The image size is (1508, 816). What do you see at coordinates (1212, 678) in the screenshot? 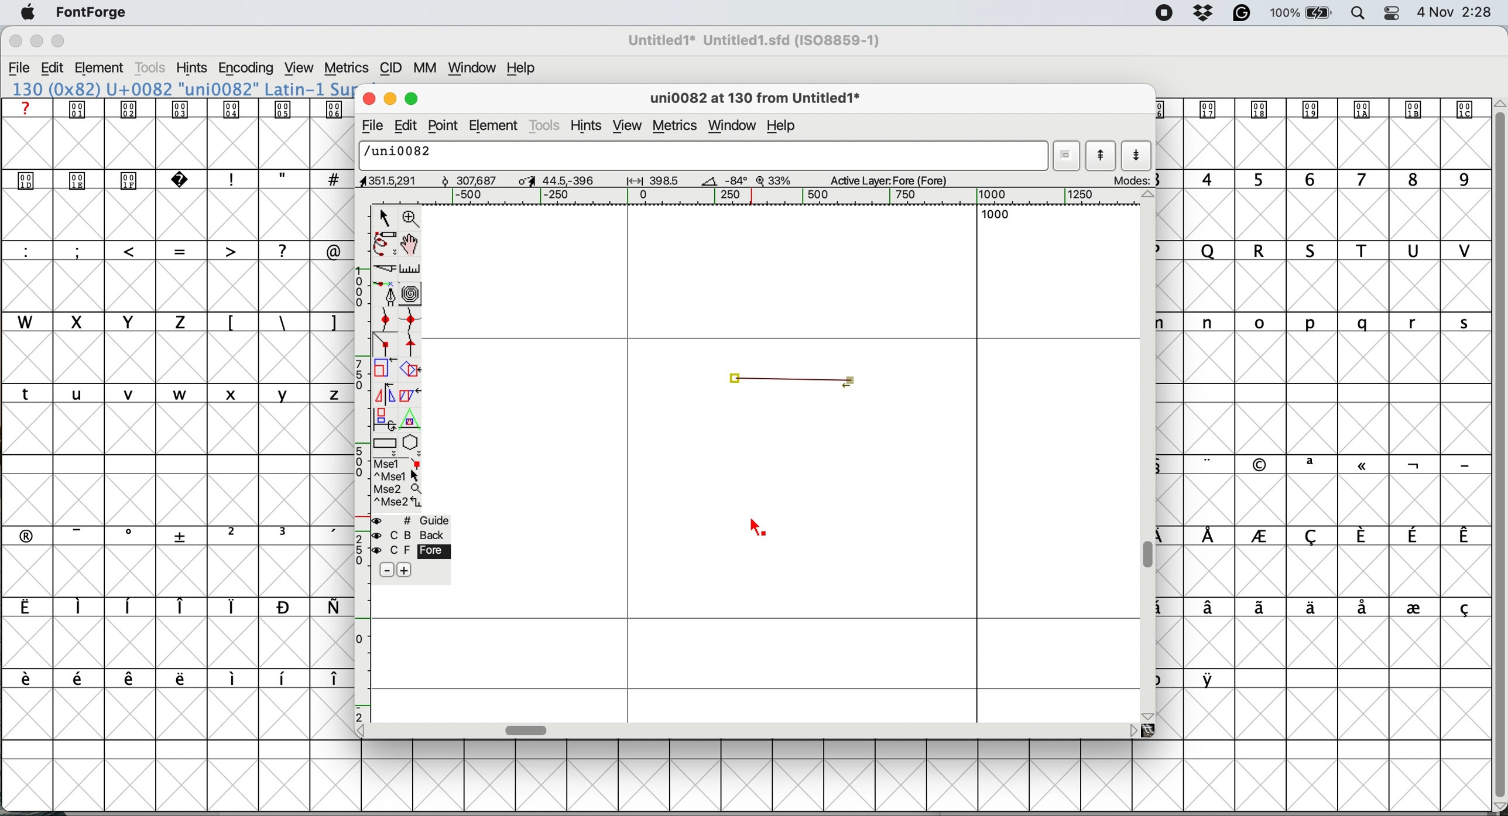
I see `symbol` at bounding box center [1212, 678].